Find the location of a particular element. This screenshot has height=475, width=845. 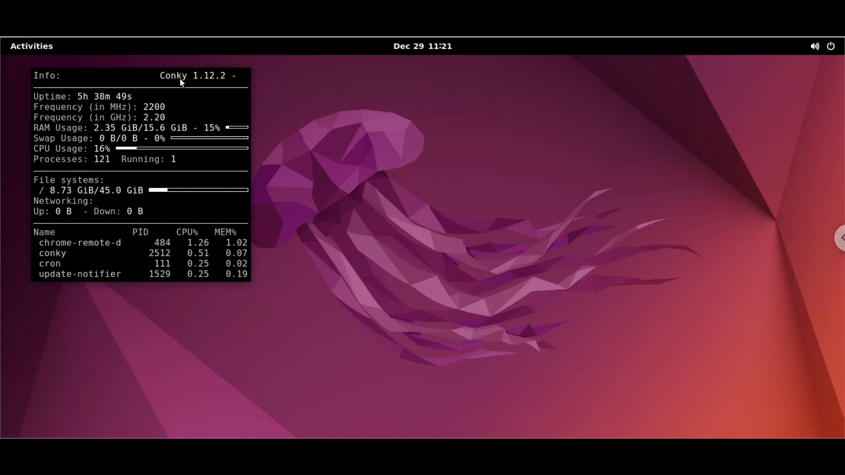

down: is located at coordinates (104, 212).